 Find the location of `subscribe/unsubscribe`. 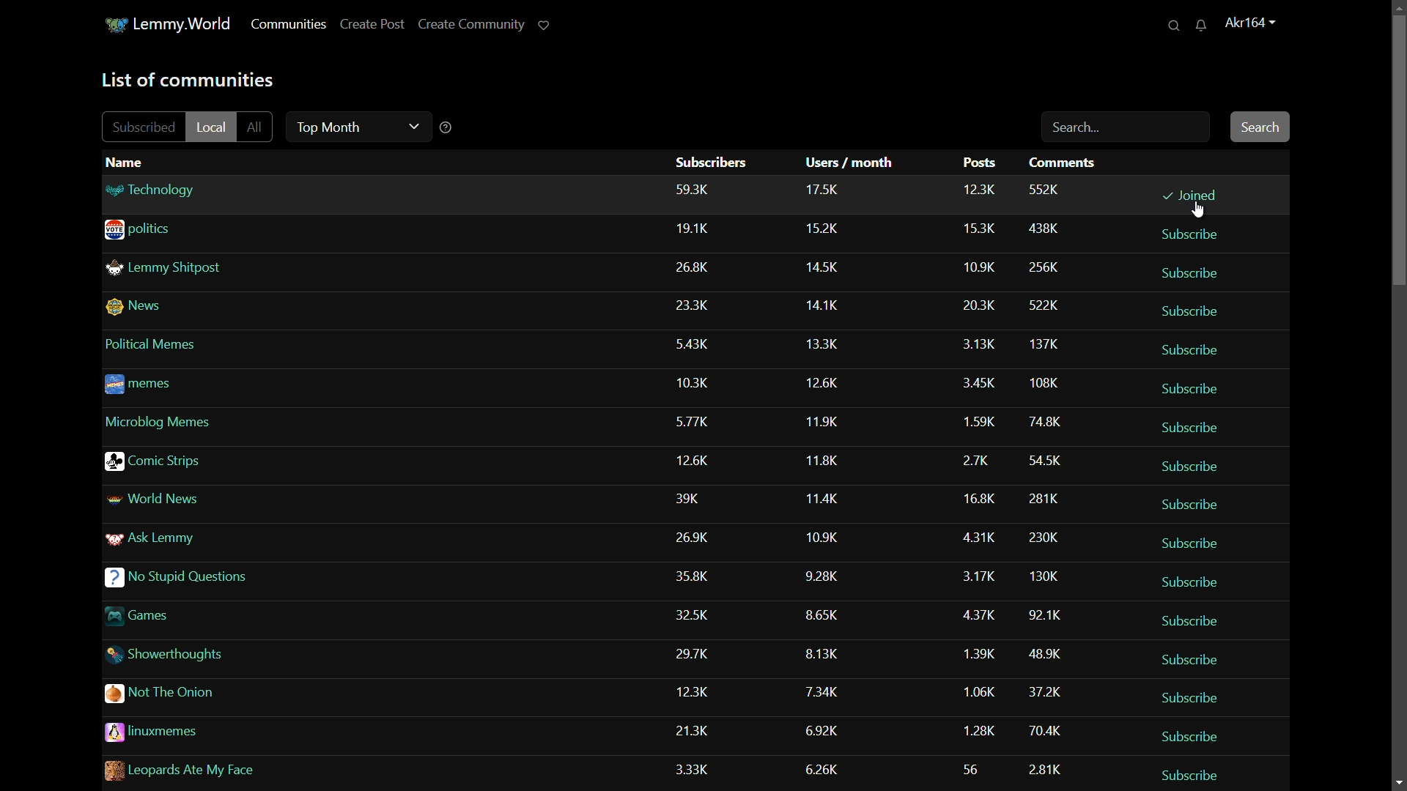

subscribe/unsubscribe is located at coordinates (1192, 271).